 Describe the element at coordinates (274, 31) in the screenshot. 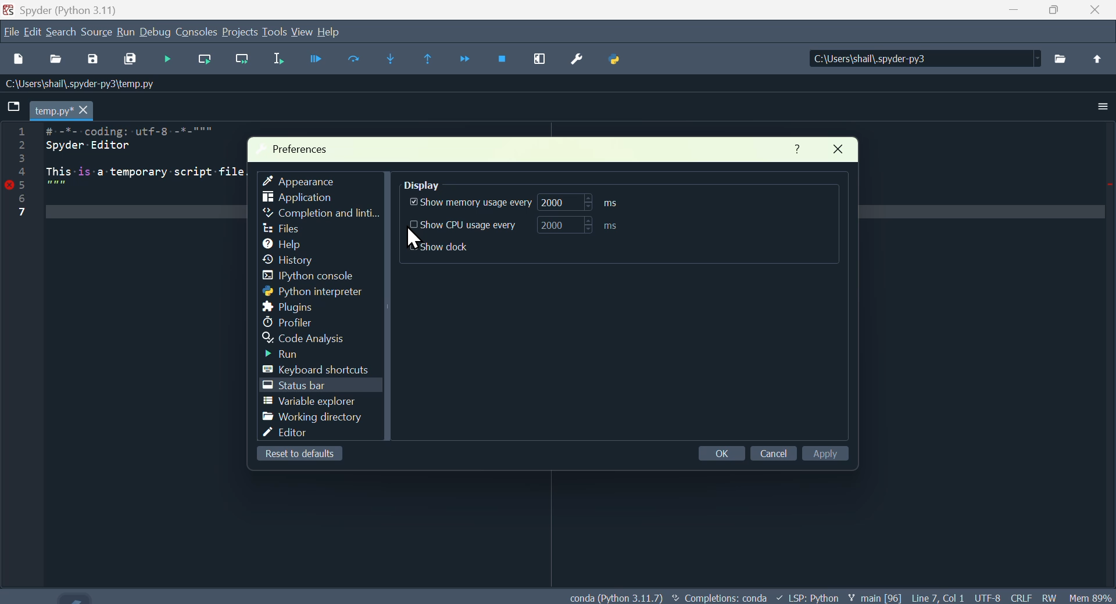

I see `Tools` at that location.